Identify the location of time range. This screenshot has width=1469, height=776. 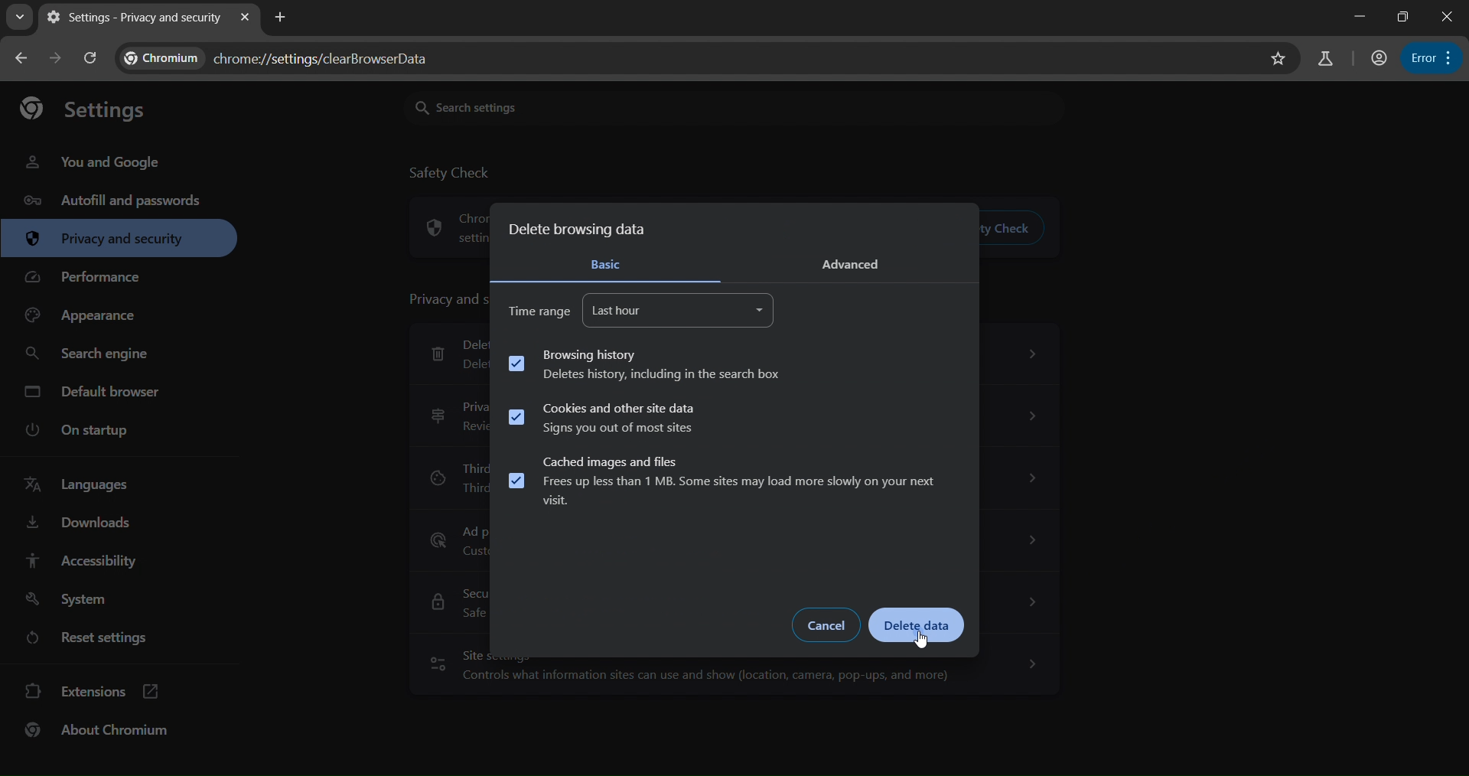
(540, 311).